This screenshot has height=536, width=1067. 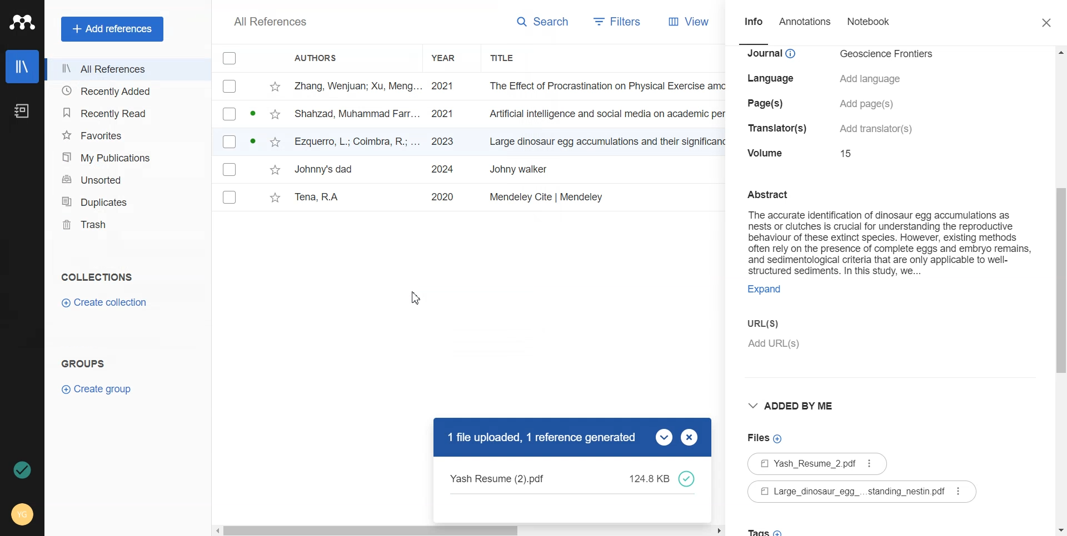 I want to click on Filters, so click(x=617, y=22).